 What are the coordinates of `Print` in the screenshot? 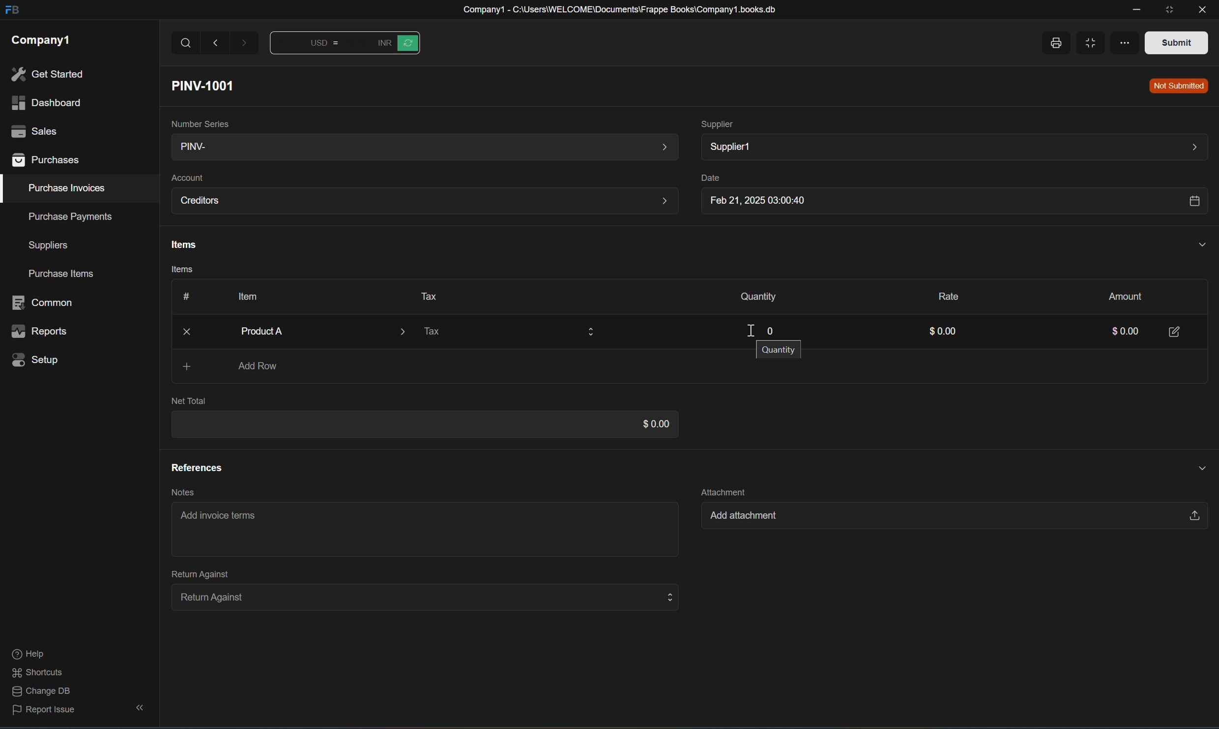 It's located at (1056, 43).